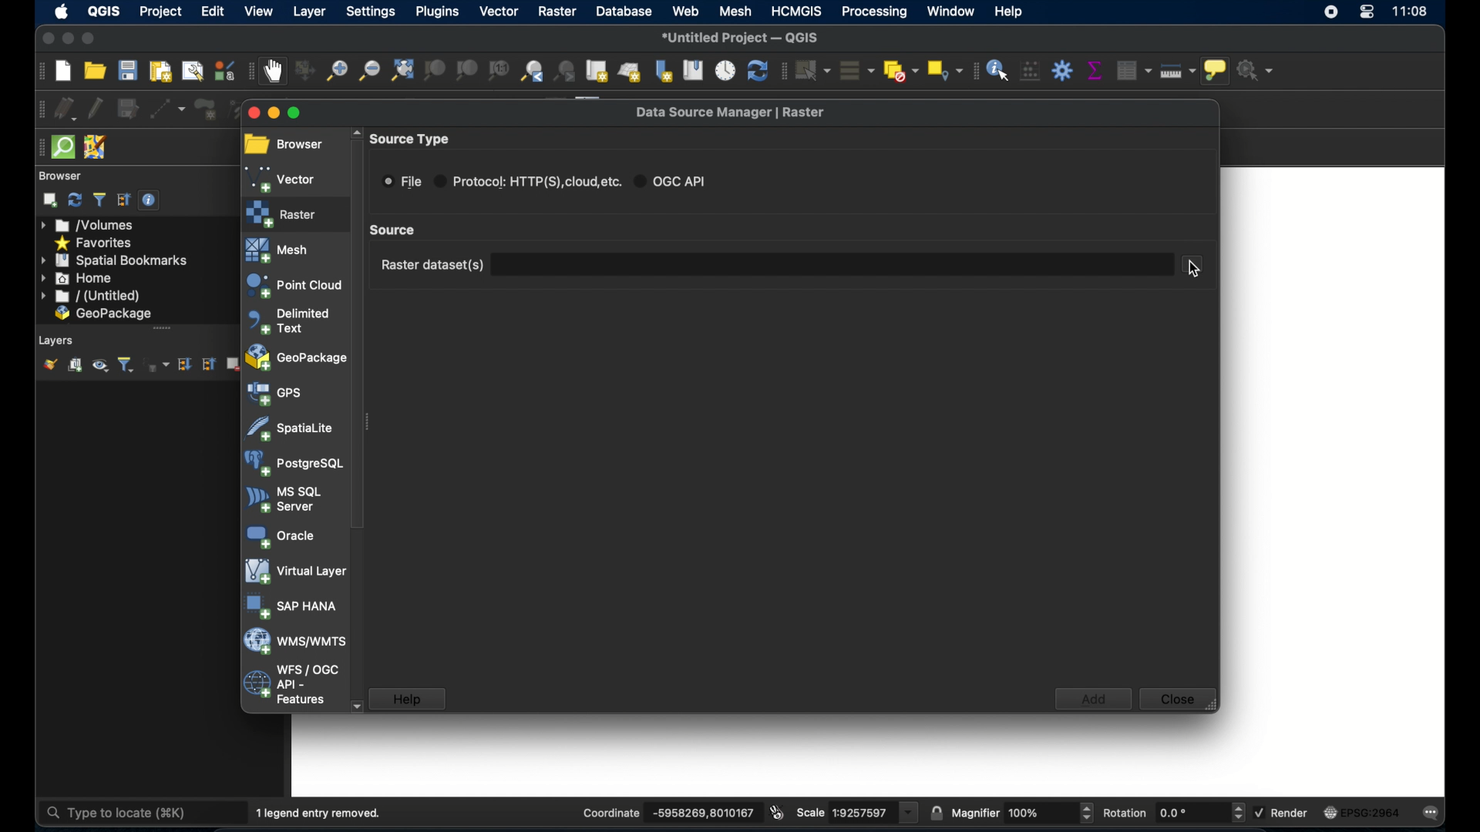 The width and height of the screenshot is (1480, 832). I want to click on untitled project - QGIS, so click(744, 37).